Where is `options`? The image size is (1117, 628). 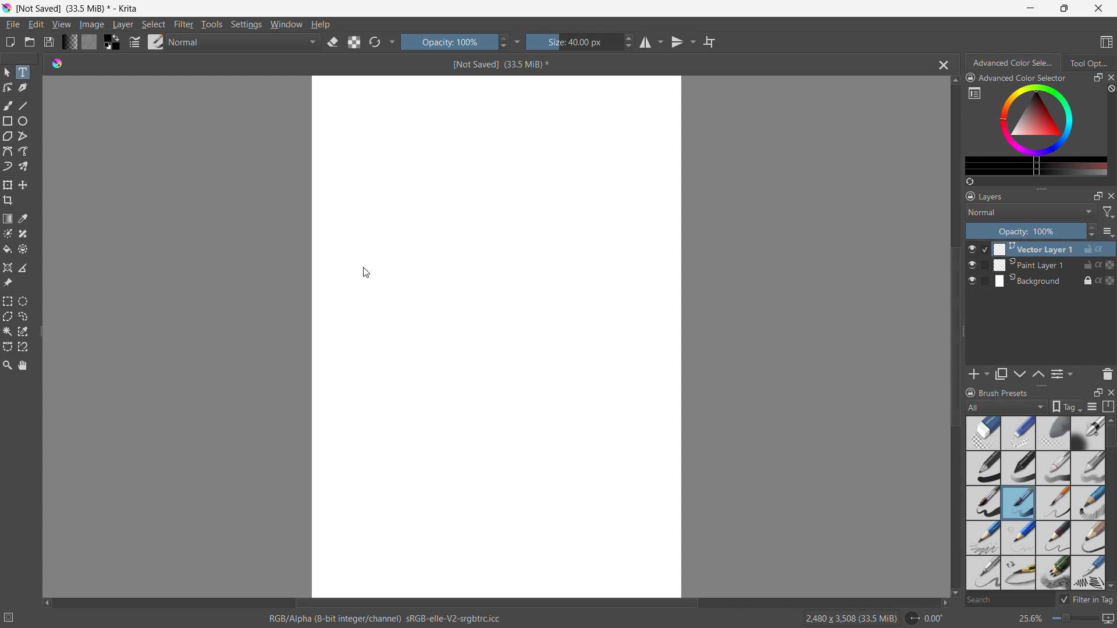 options is located at coordinates (1108, 231).